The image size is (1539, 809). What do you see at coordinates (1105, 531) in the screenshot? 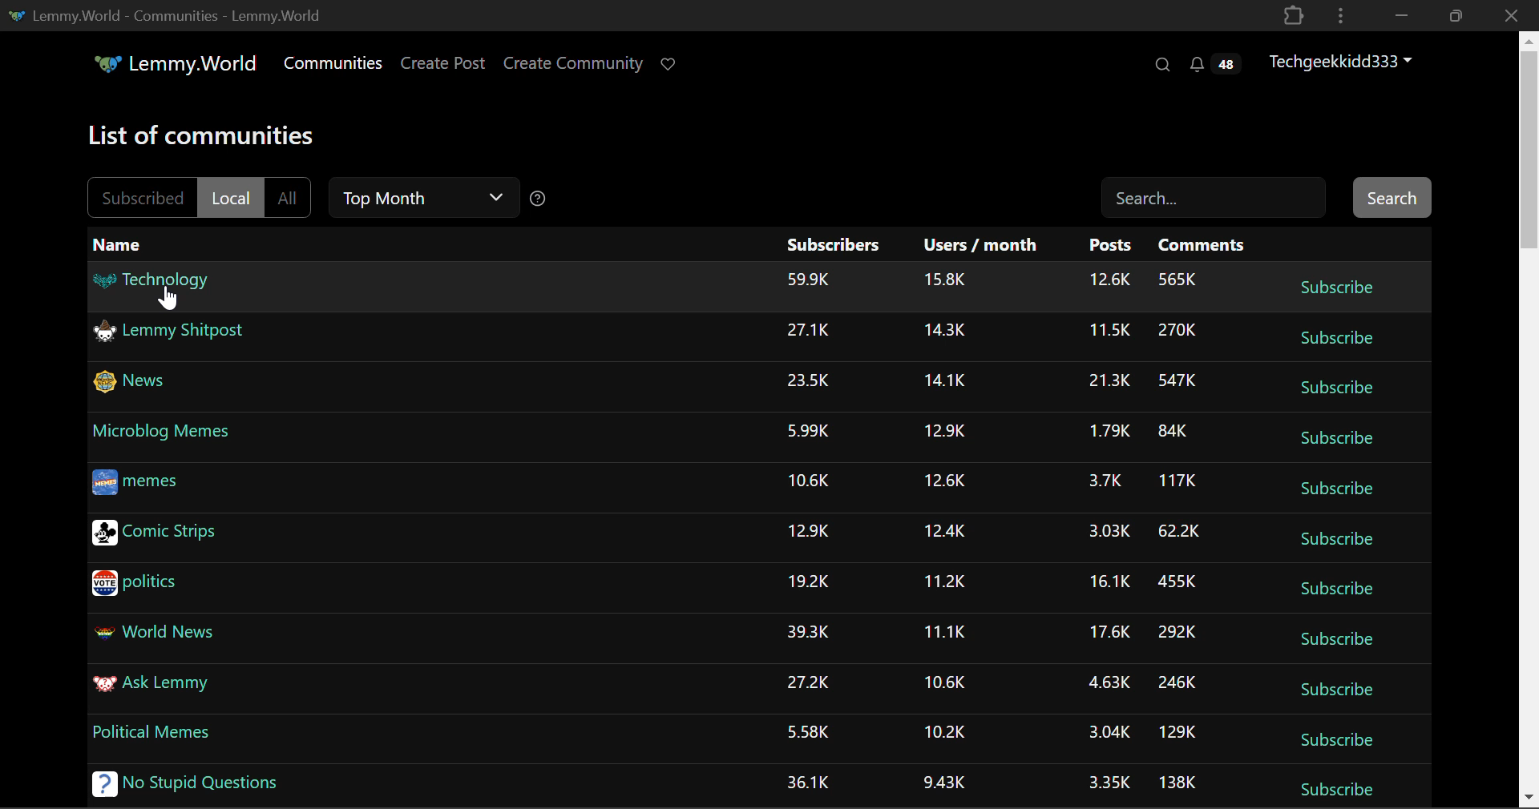
I see `Amount ` at bounding box center [1105, 531].